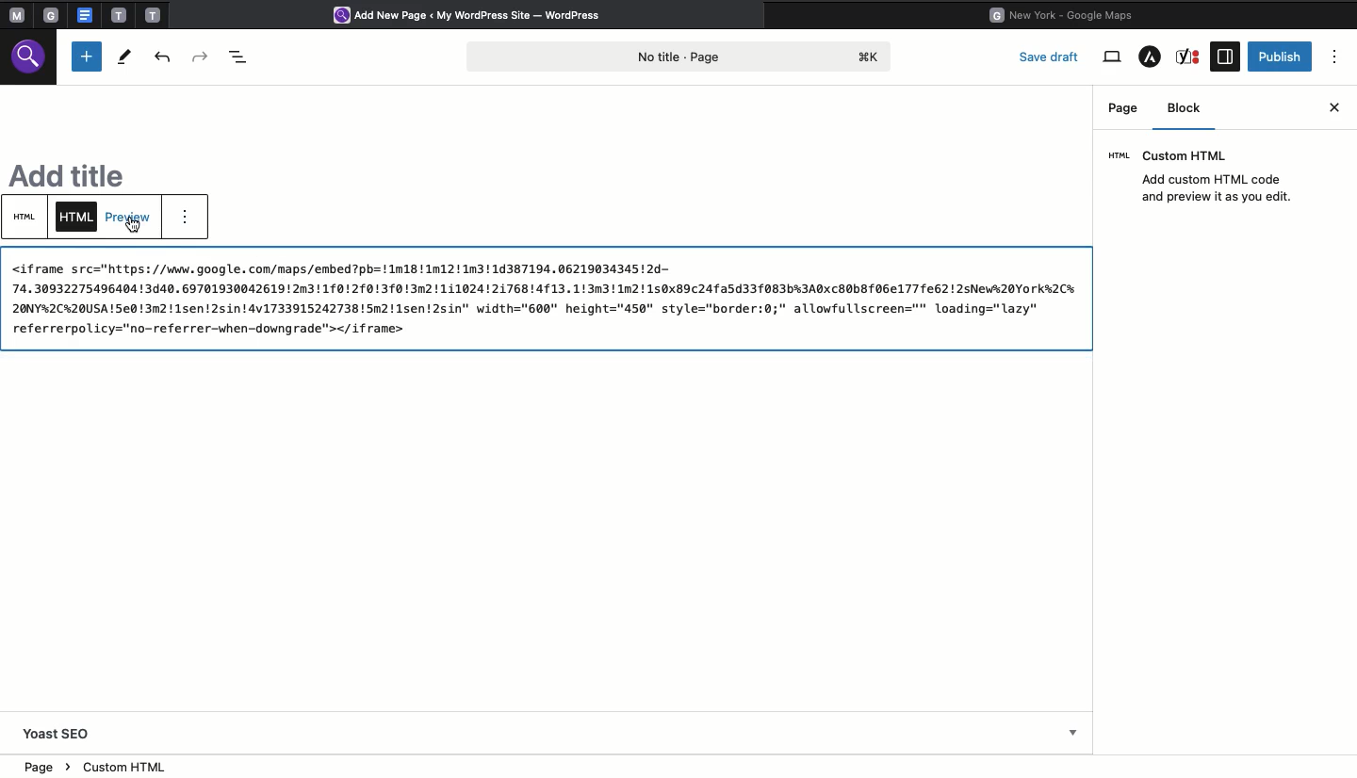 This screenshot has width=1357, height=778. I want to click on Yoast, so click(1190, 57).